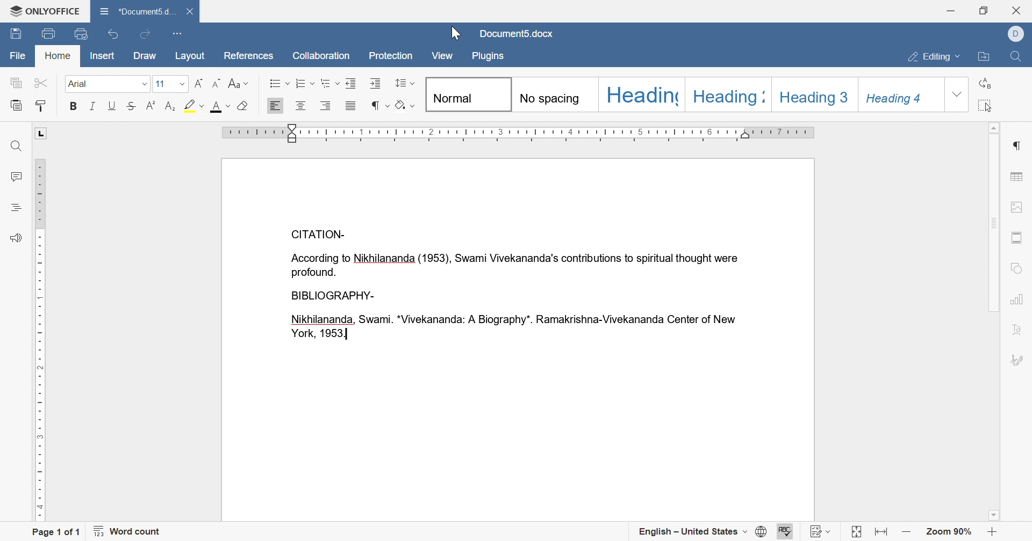  What do you see at coordinates (94, 106) in the screenshot?
I see `italic` at bounding box center [94, 106].